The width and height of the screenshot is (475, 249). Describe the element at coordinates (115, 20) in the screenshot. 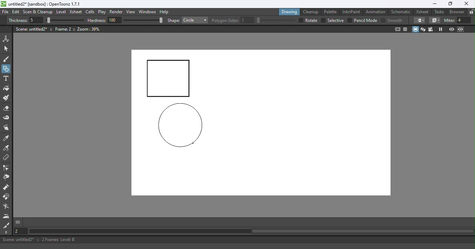

I see `100` at that location.